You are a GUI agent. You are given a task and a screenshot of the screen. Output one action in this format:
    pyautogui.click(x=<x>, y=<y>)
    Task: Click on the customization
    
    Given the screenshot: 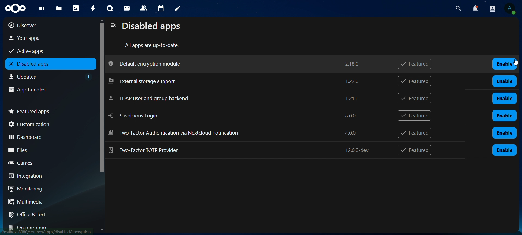 What is the action you would take?
    pyautogui.click(x=48, y=124)
    